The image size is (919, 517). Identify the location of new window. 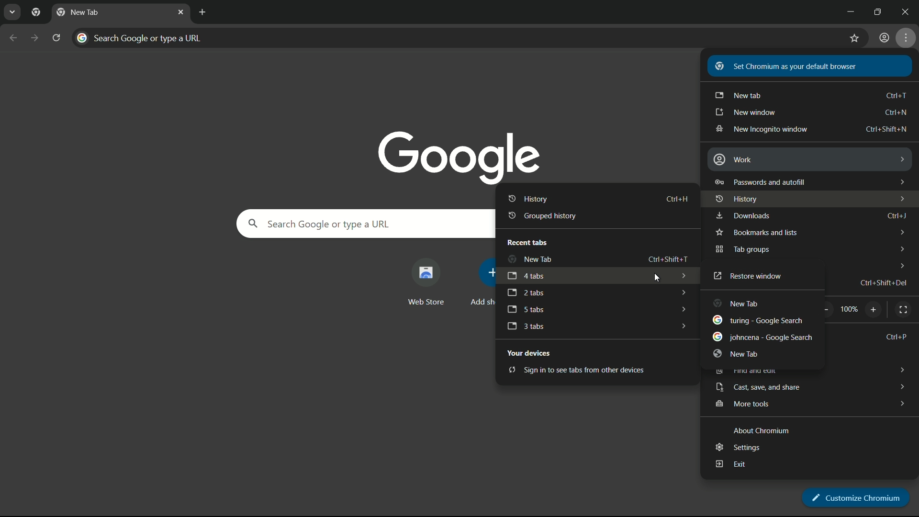
(746, 112).